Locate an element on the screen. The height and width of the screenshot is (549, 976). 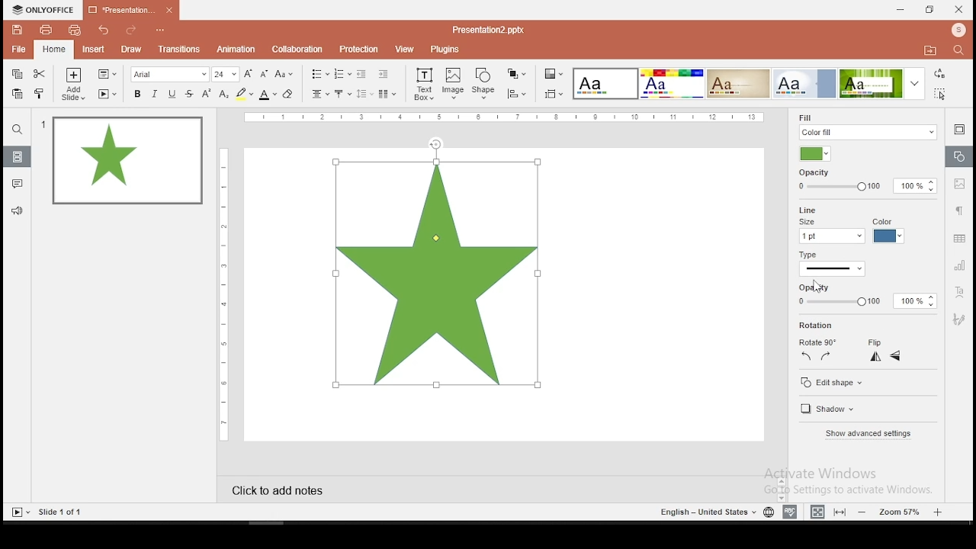
spell check is located at coordinates (792, 510).